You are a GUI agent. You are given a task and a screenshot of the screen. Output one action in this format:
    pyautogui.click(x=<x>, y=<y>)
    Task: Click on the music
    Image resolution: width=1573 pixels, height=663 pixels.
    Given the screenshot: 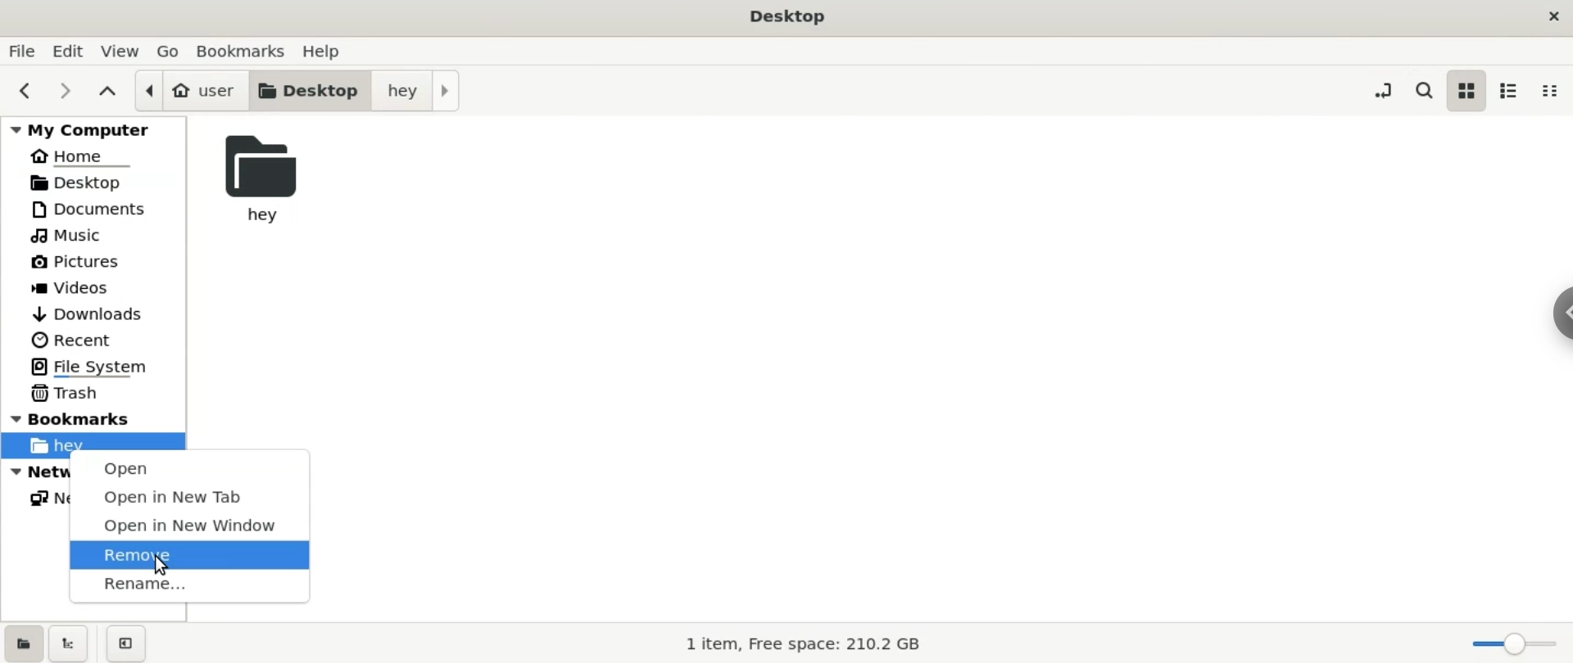 What is the action you would take?
    pyautogui.click(x=69, y=234)
    